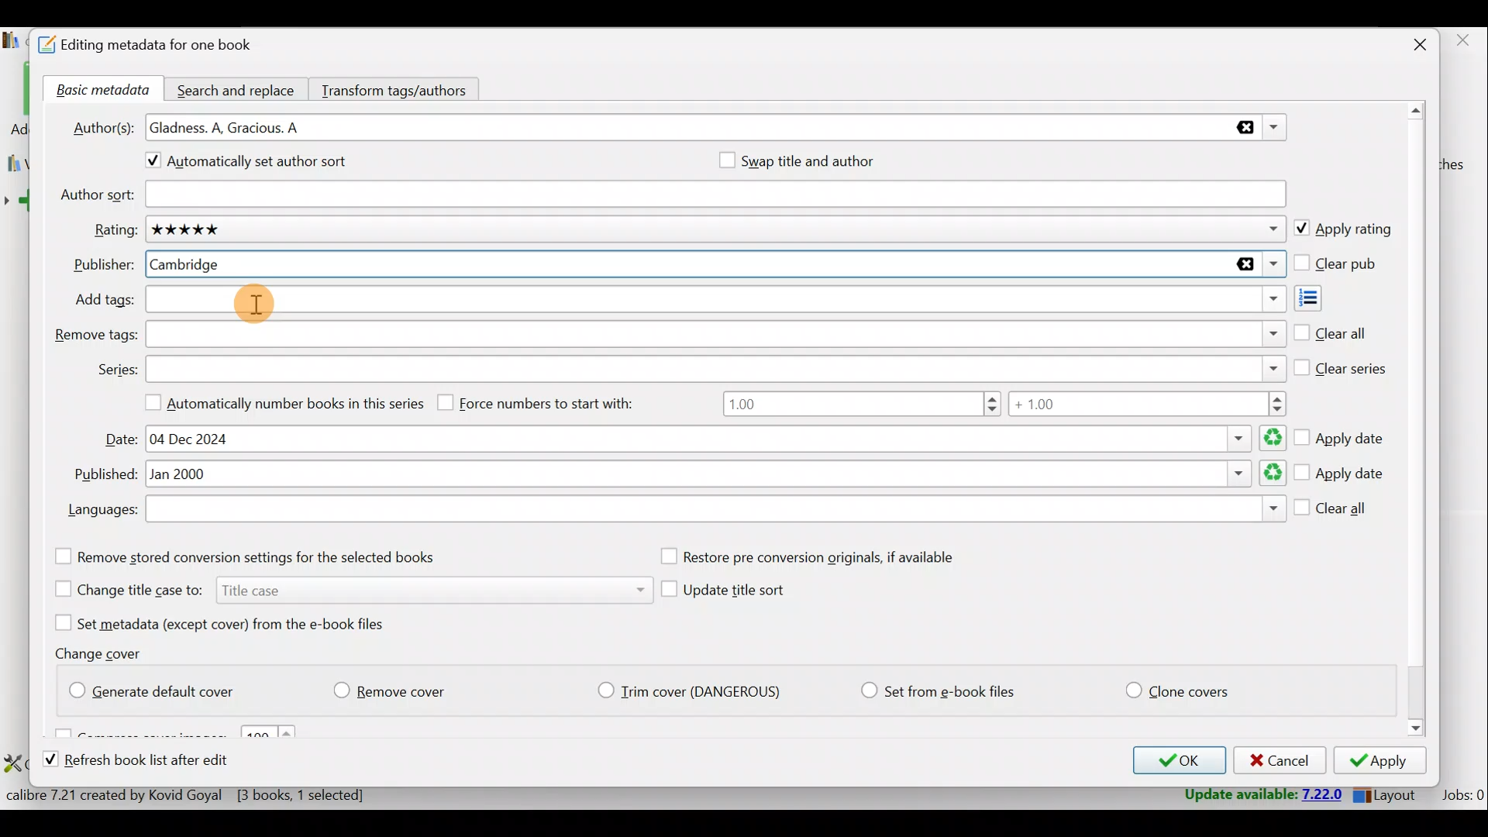  Describe the element at coordinates (1412, 46) in the screenshot. I see `Close` at that location.